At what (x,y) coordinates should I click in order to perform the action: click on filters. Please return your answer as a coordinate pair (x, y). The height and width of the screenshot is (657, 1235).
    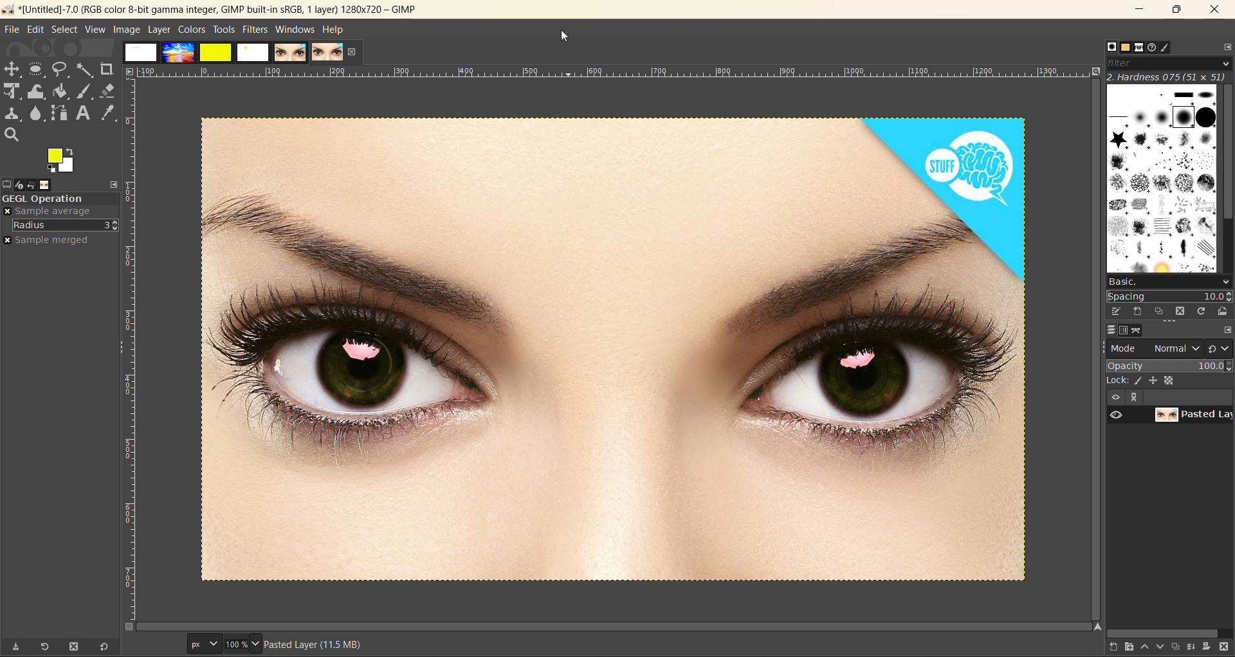
    Looking at the image, I should click on (255, 29).